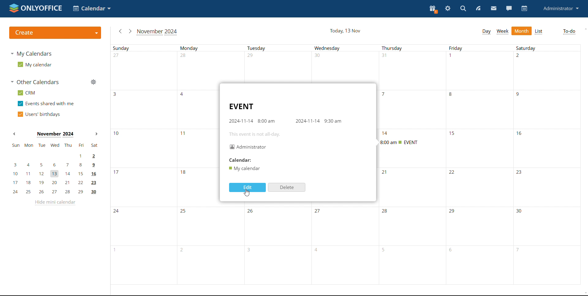 The height and width of the screenshot is (296, 588). I want to click on next month, so click(130, 31).